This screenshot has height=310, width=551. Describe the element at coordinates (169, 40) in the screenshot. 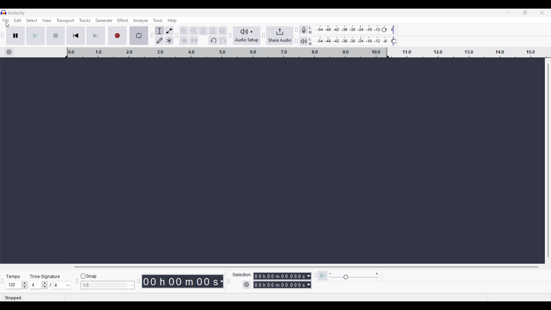

I see `Multi-tool` at that location.